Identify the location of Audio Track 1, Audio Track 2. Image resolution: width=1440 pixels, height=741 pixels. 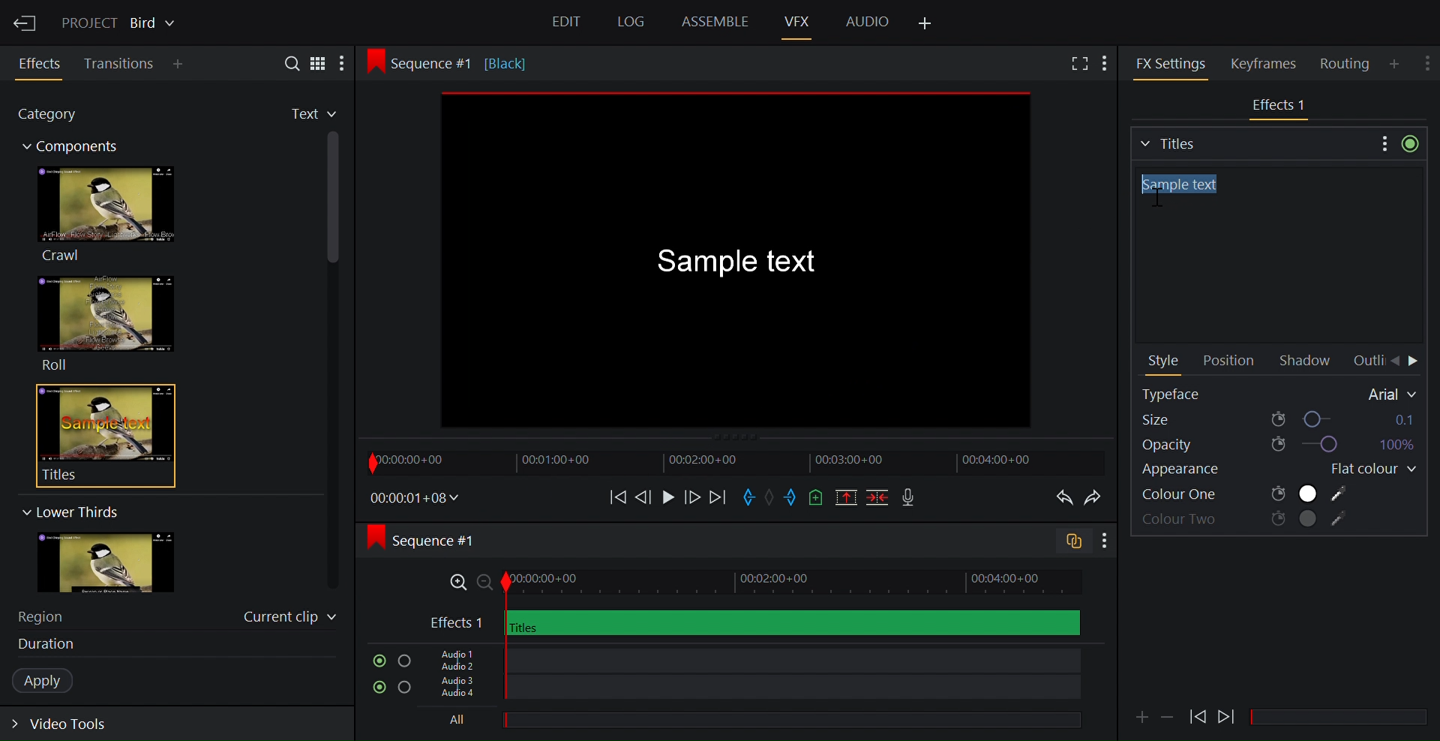
(750, 658).